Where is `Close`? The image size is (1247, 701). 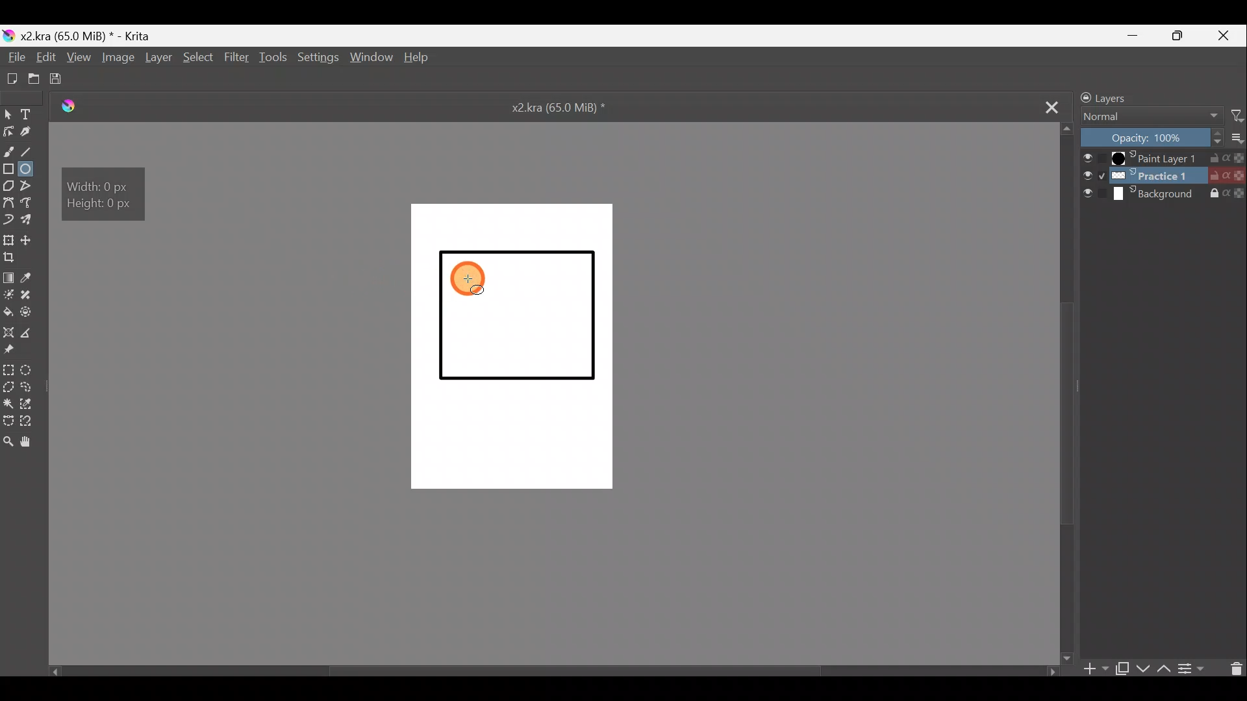 Close is located at coordinates (1228, 35).